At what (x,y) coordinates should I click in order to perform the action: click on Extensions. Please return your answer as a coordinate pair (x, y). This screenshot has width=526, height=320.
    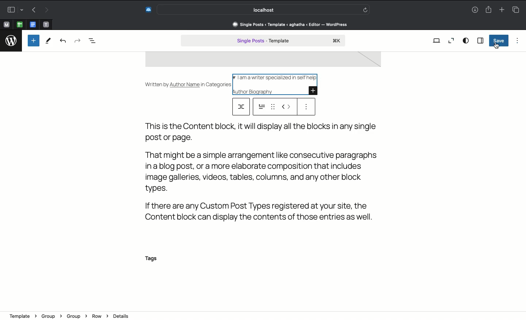
    Looking at the image, I should click on (148, 9).